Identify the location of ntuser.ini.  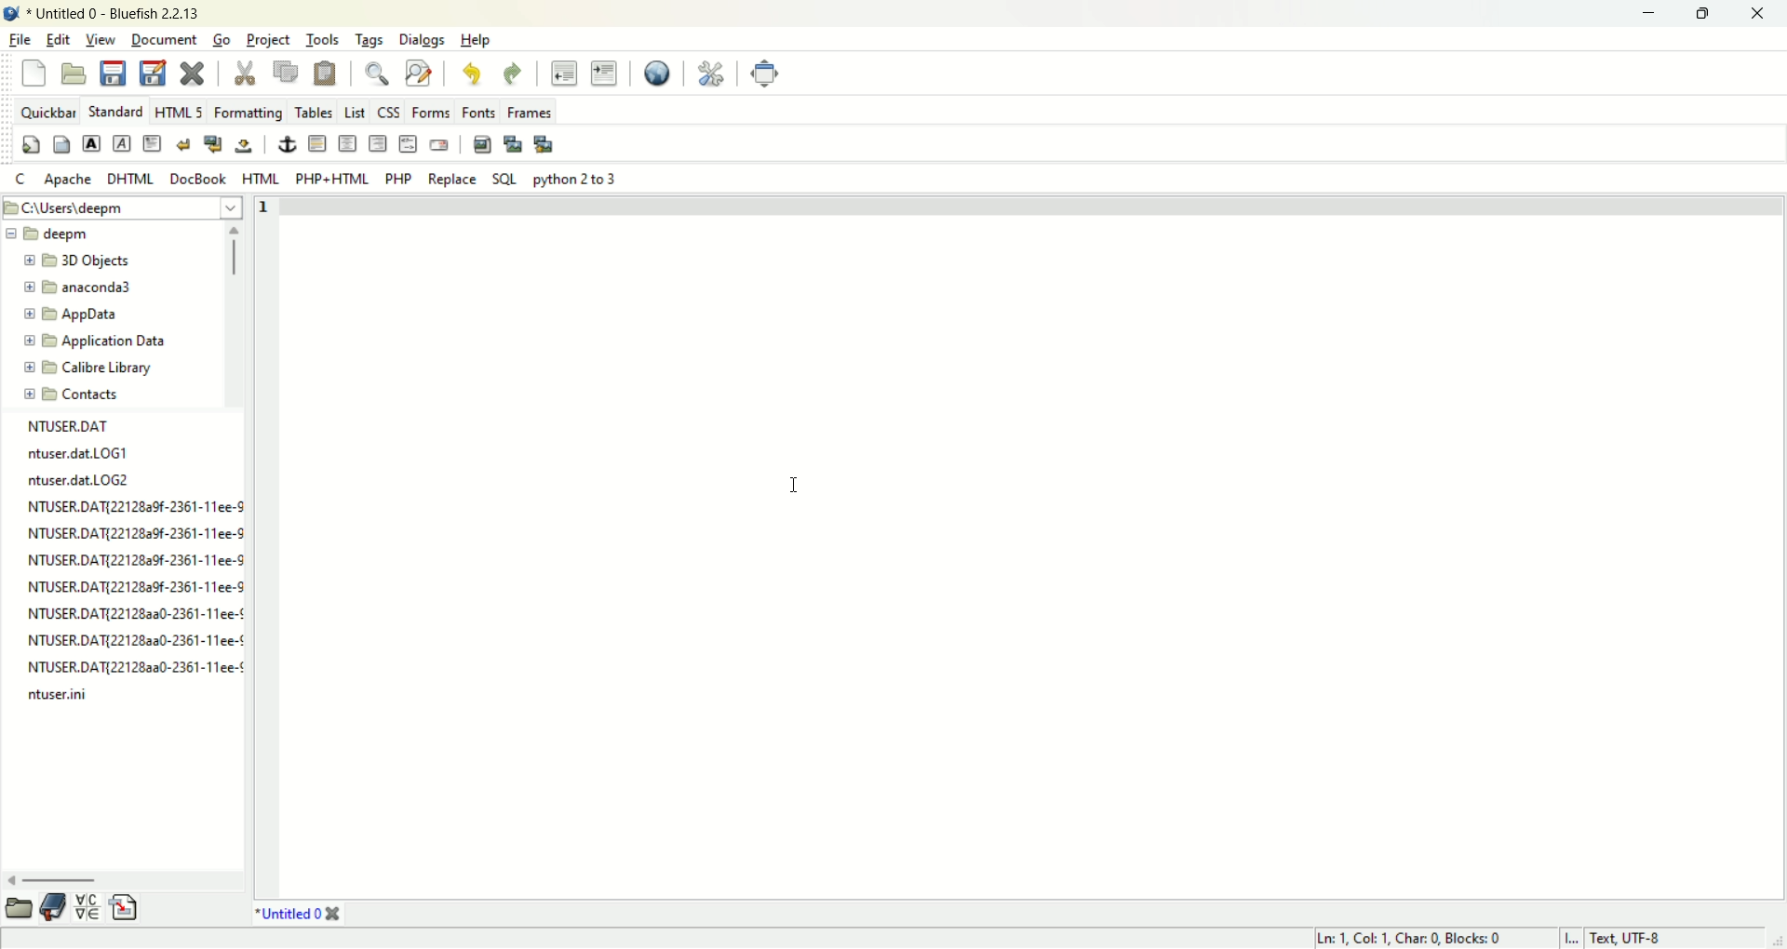
(54, 695).